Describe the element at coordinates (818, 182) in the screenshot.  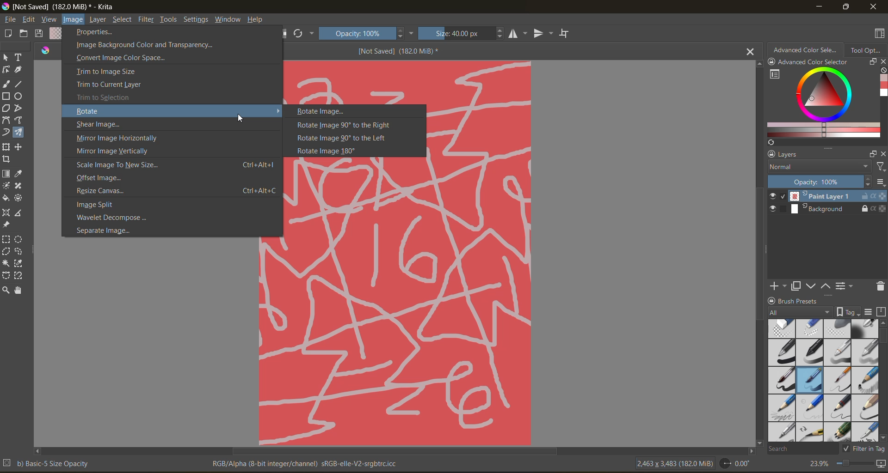
I see `opacity` at that location.